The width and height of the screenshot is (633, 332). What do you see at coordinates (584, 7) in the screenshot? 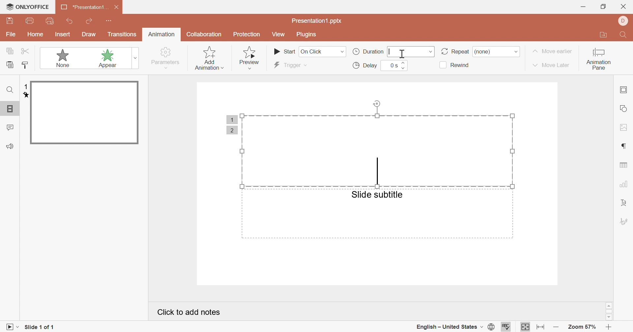
I see `minimize` at bounding box center [584, 7].